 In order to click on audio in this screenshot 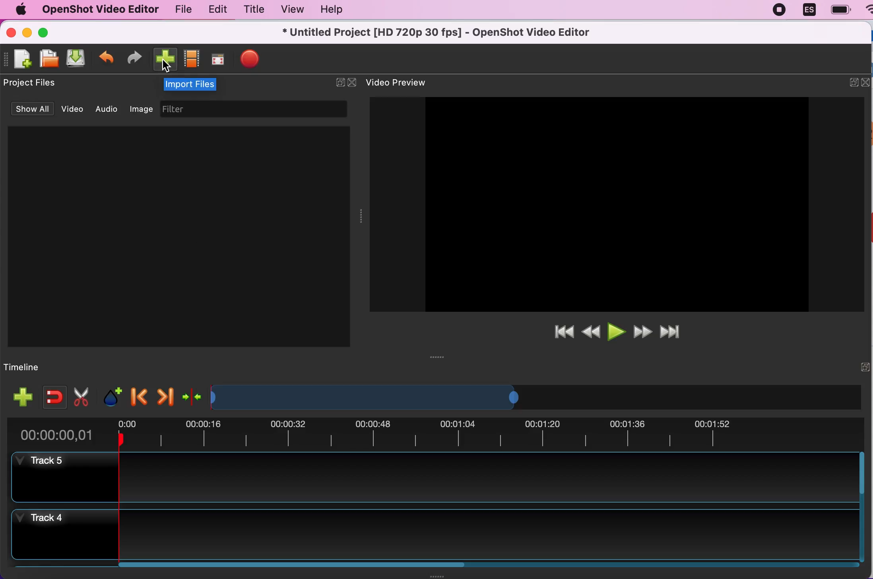, I will do `click(108, 110)`.